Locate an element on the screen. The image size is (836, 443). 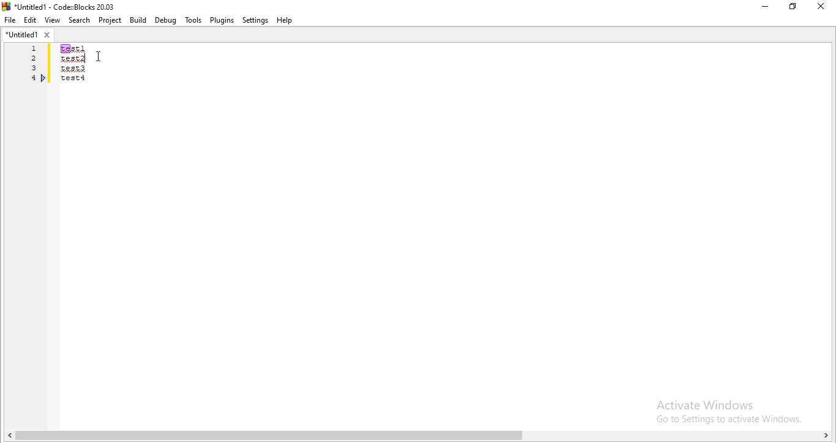
minimize is located at coordinates (764, 7).